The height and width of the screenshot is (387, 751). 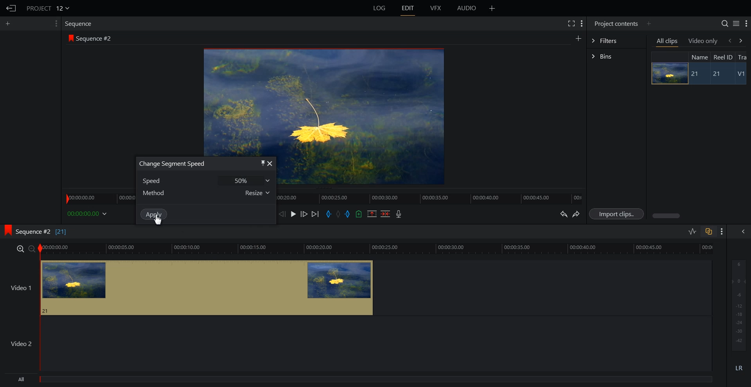 What do you see at coordinates (156, 193) in the screenshot?
I see `Method` at bounding box center [156, 193].